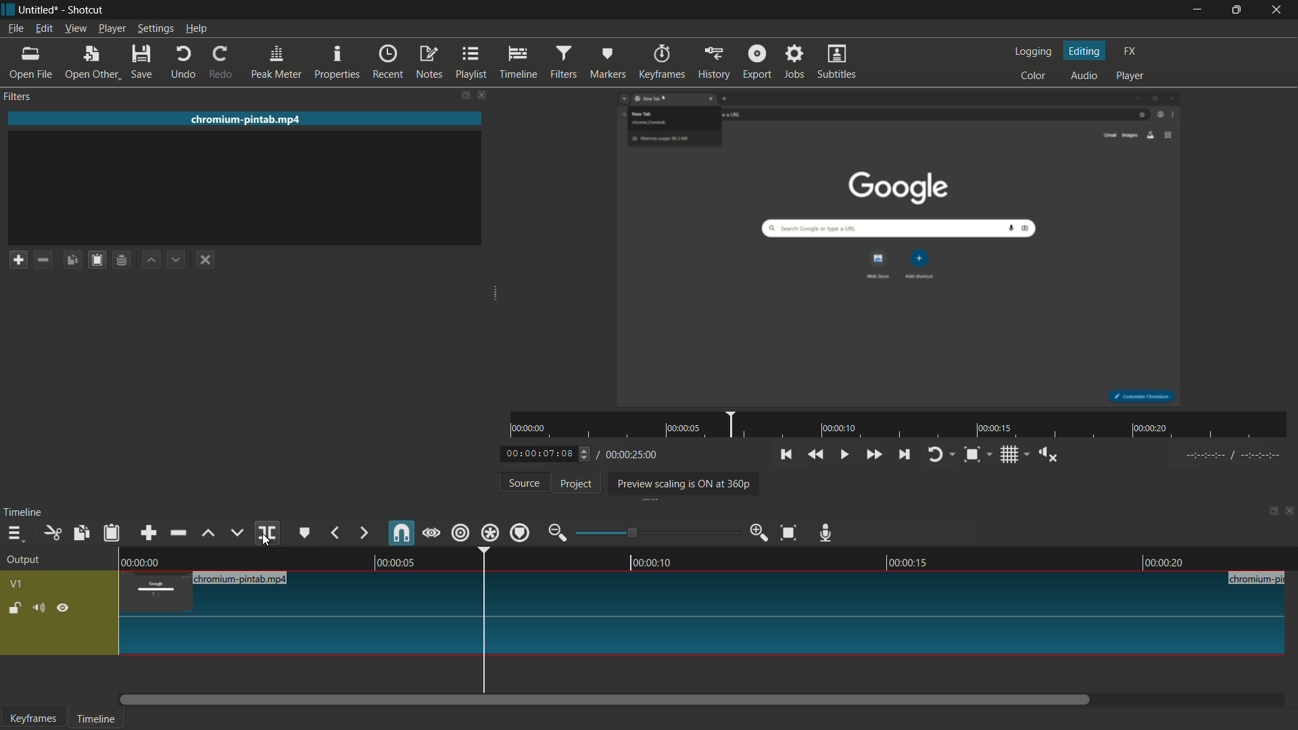 The width and height of the screenshot is (1298, 730). Describe the element at coordinates (387, 62) in the screenshot. I see `recent` at that location.